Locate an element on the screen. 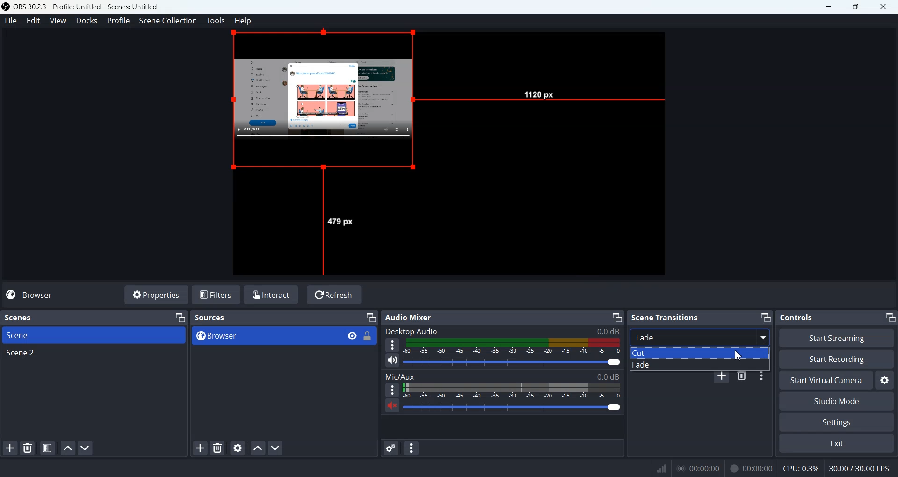 This screenshot has height=477, width=898. Remove configurable transition is located at coordinates (741, 376).